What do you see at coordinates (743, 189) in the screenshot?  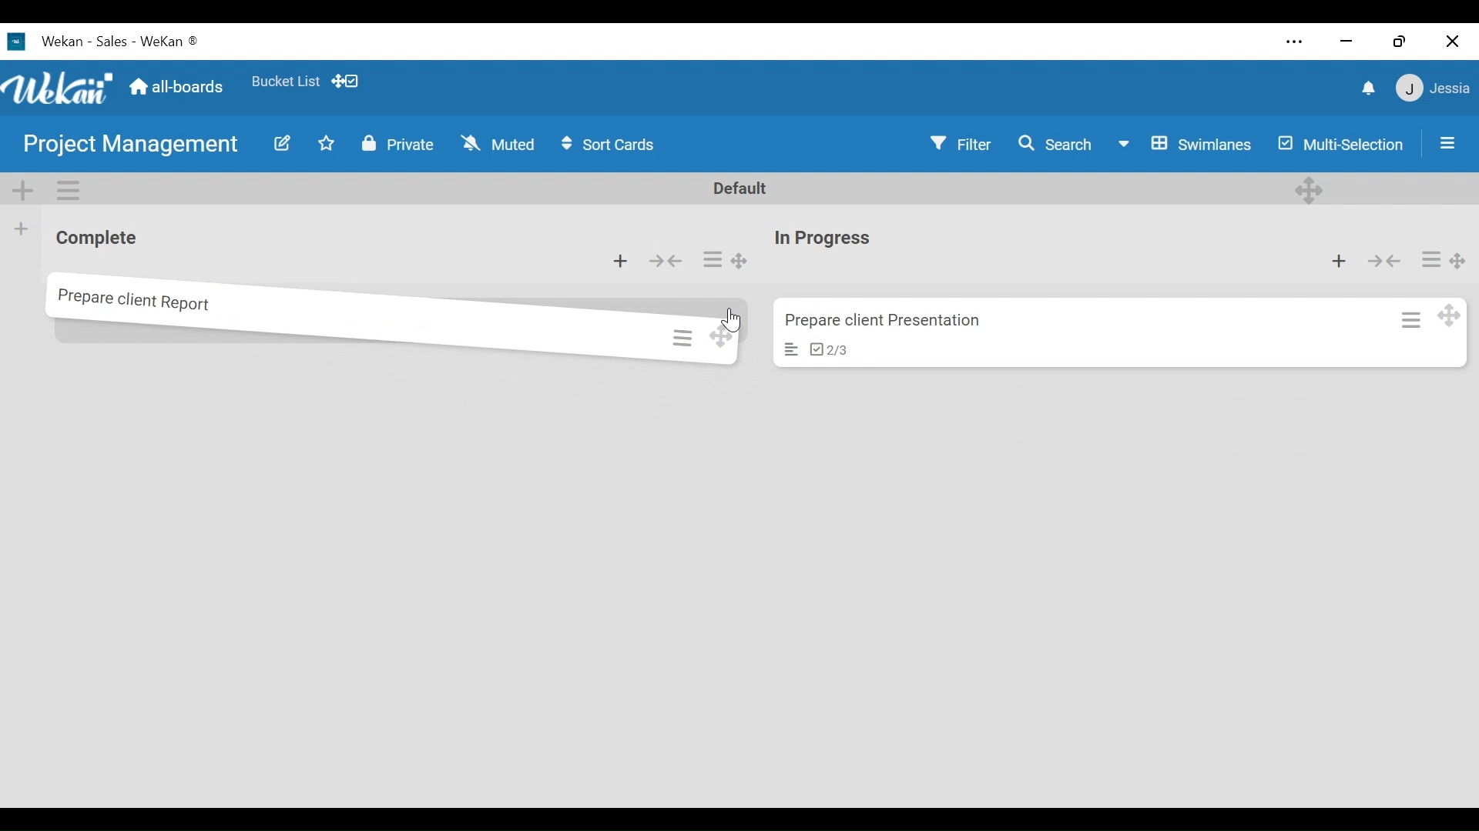 I see `Default` at bounding box center [743, 189].